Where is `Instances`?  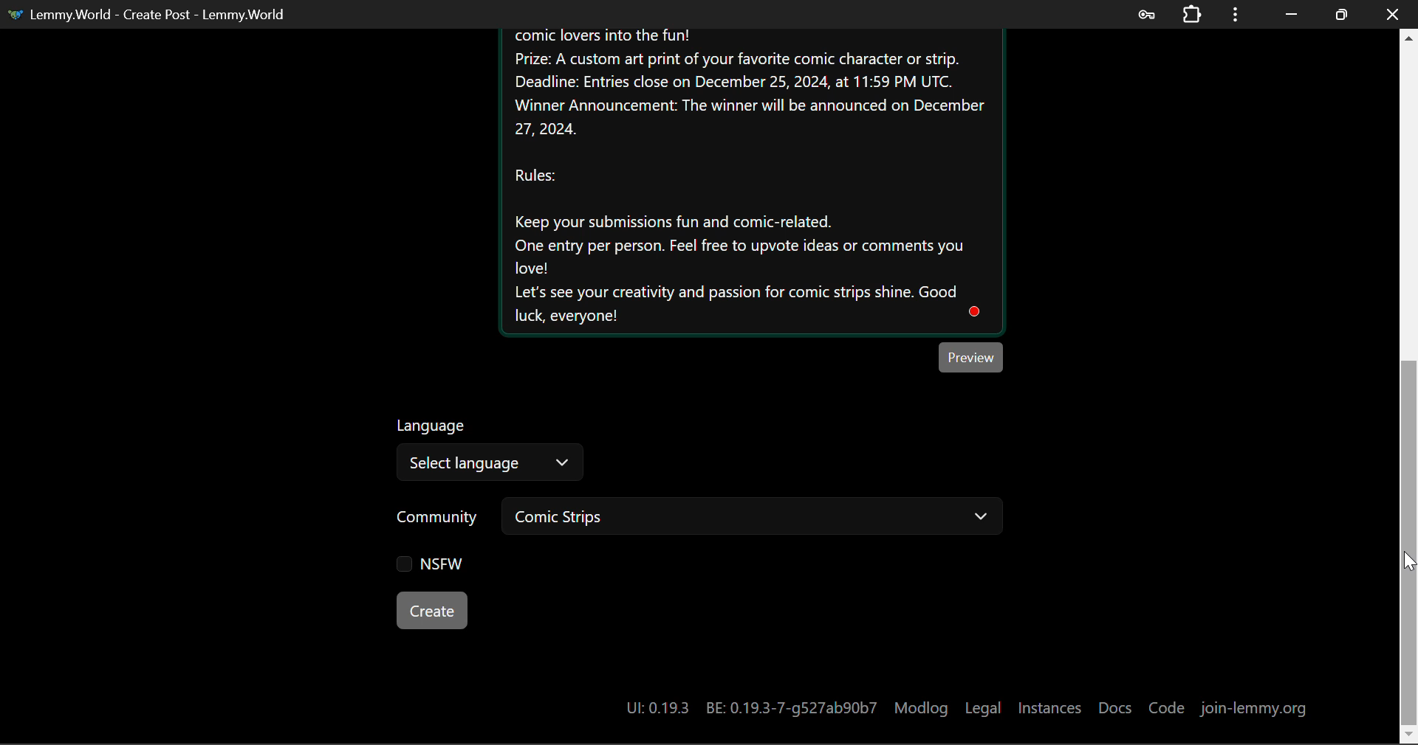 Instances is located at coordinates (1049, 708).